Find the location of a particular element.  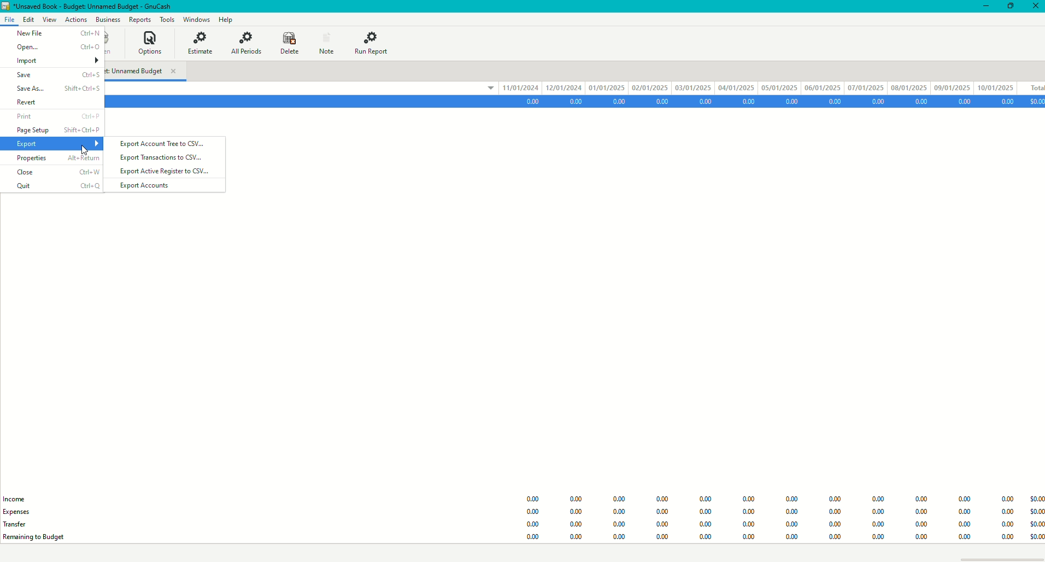

Unnamed budget is located at coordinates (146, 70).